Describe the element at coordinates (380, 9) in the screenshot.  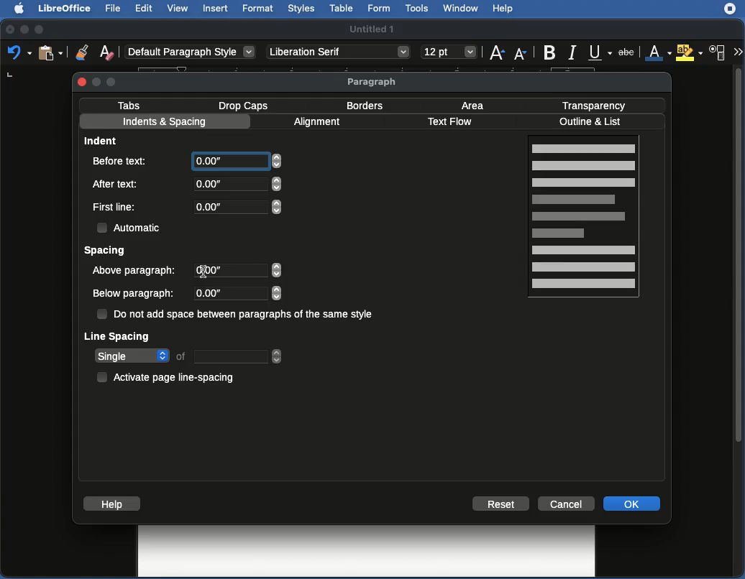
I see `Form` at that location.